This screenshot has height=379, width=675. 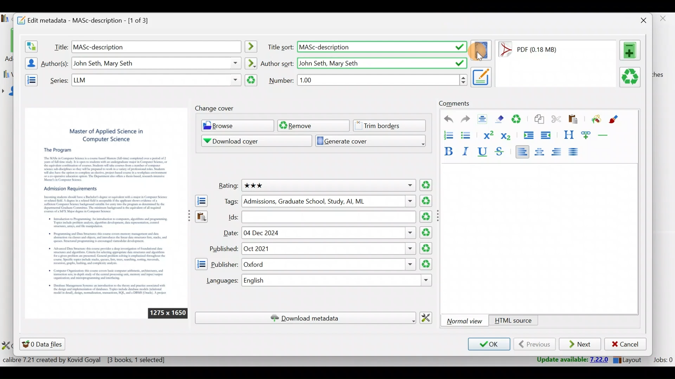 What do you see at coordinates (277, 63) in the screenshot?
I see `Author sort` at bounding box center [277, 63].